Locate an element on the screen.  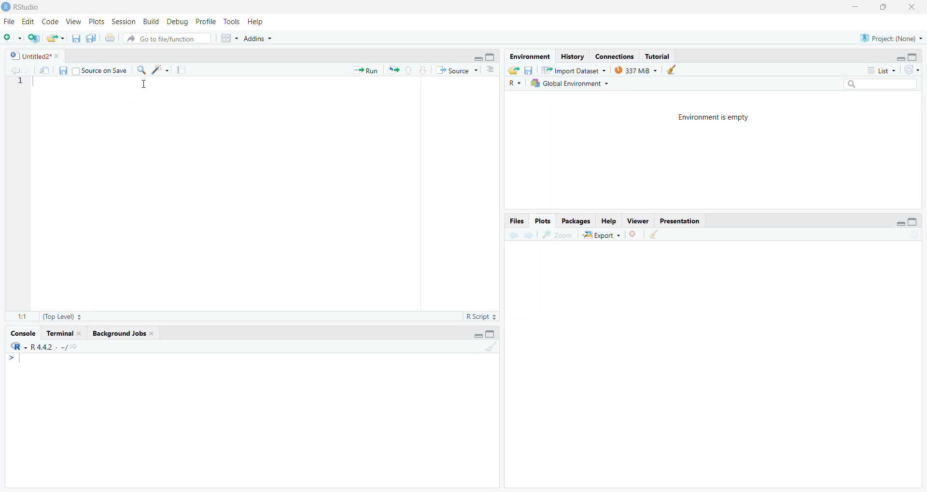
Export ~ is located at coordinates (603, 236).